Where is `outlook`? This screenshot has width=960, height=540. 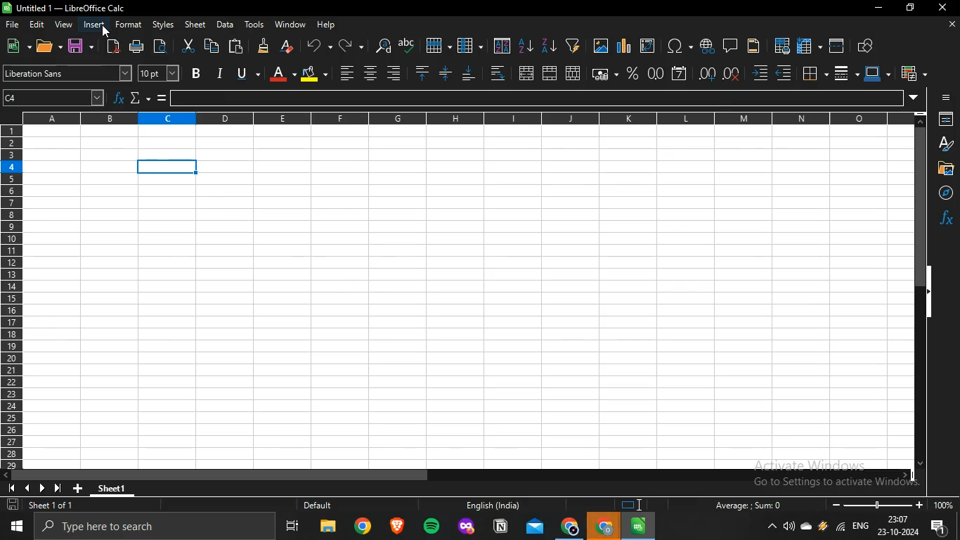 outlook is located at coordinates (536, 527).